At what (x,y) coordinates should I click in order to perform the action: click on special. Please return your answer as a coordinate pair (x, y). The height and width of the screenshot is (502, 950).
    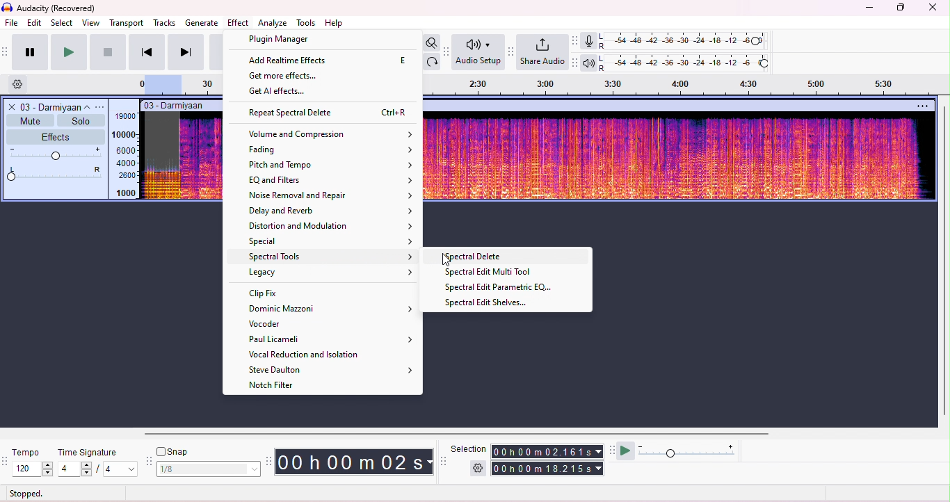
    Looking at the image, I should click on (332, 242).